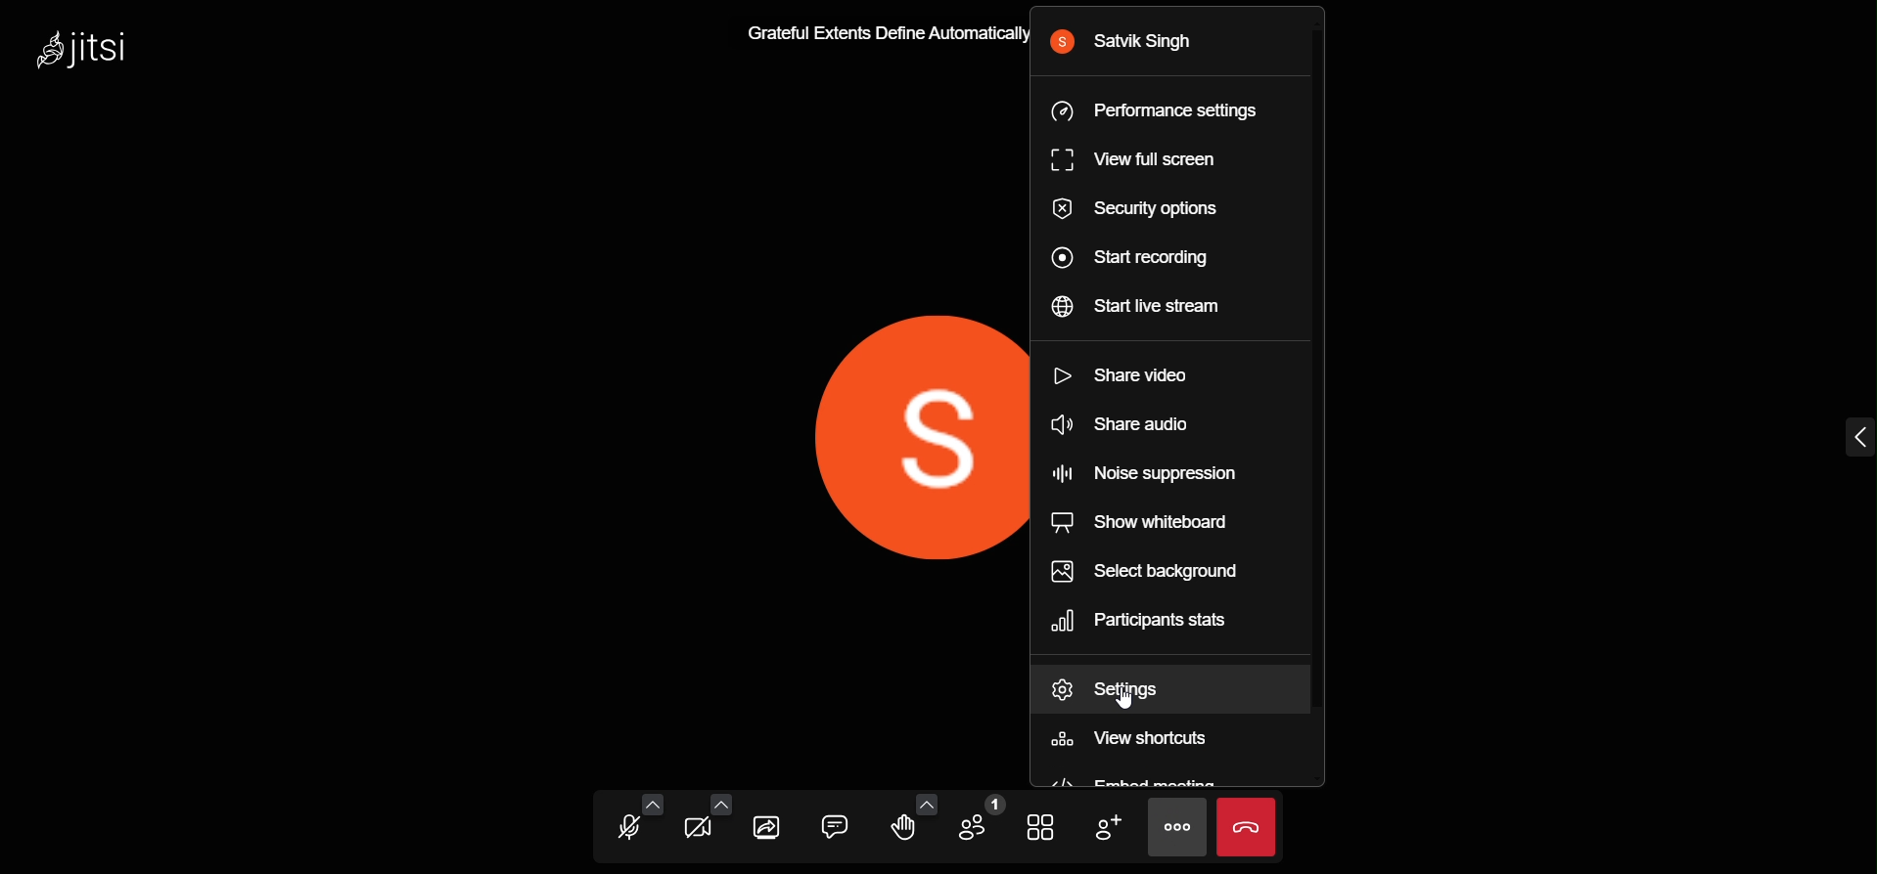 The width and height of the screenshot is (1877, 874). What do you see at coordinates (1160, 575) in the screenshot?
I see `select background` at bounding box center [1160, 575].